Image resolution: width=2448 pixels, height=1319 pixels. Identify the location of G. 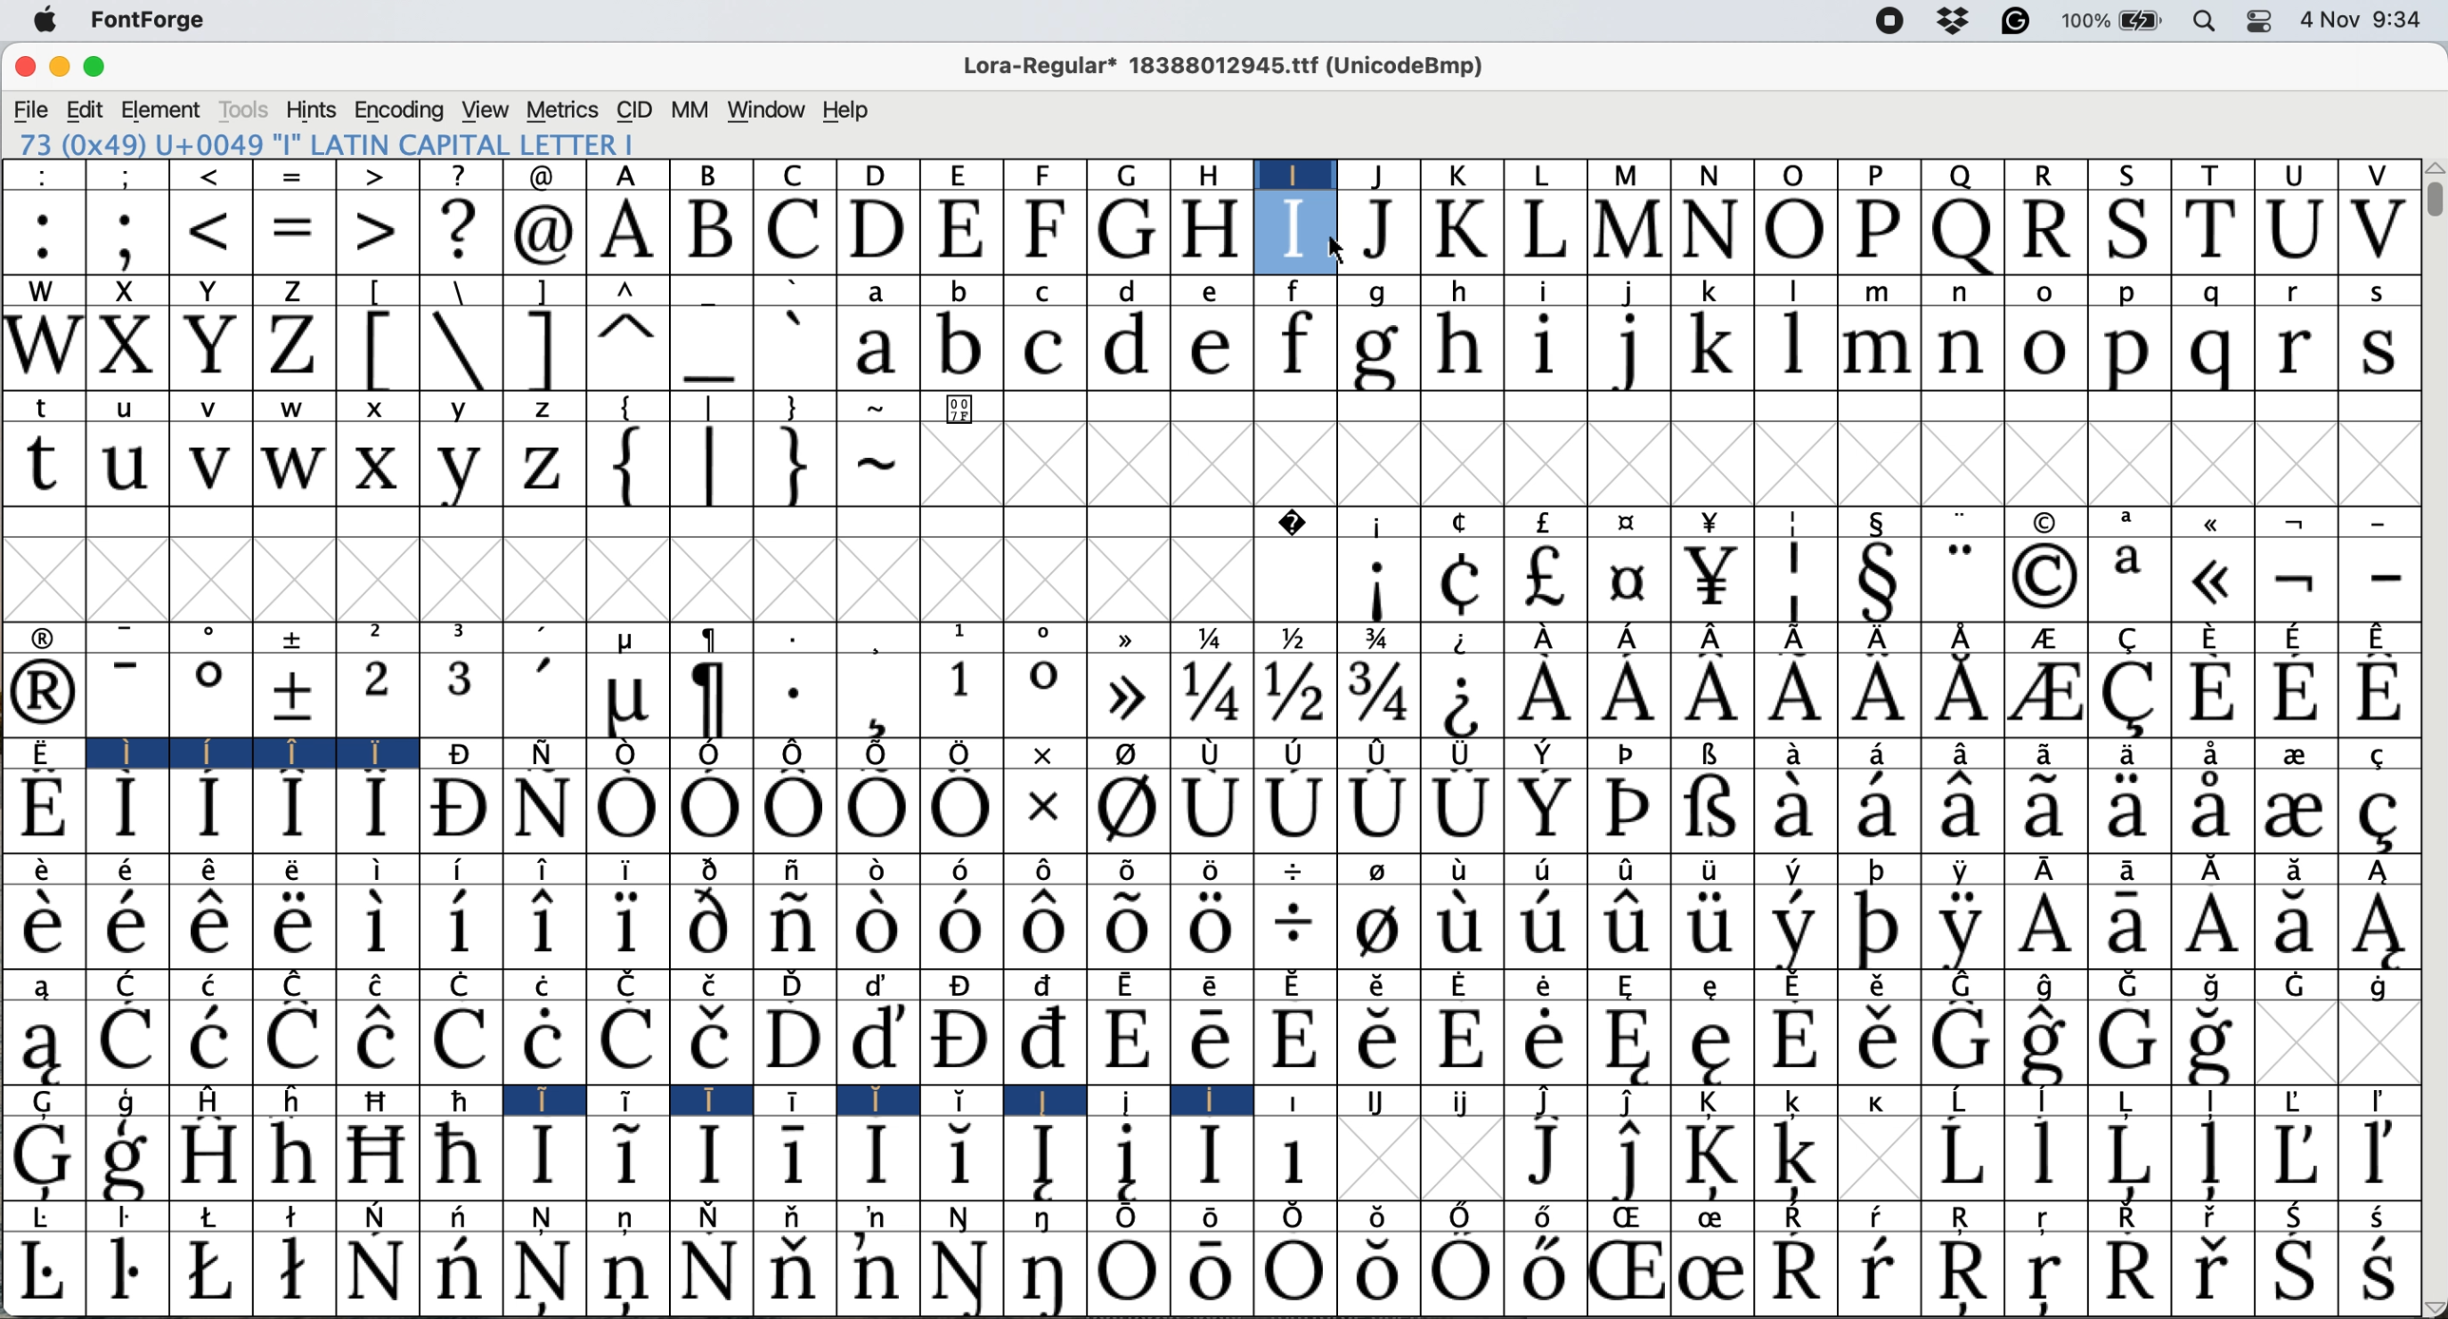
(1130, 229).